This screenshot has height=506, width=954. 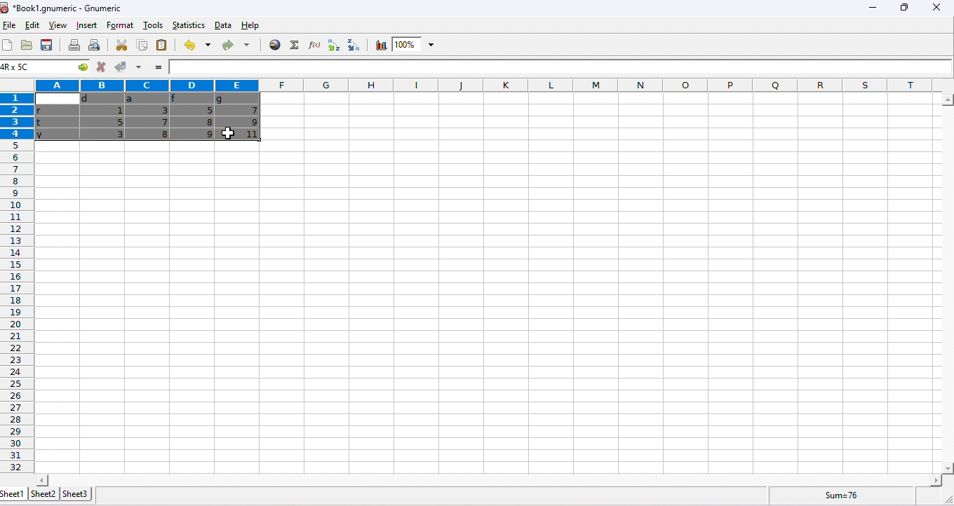 What do you see at coordinates (152, 26) in the screenshot?
I see `tools` at bounding box center [152, 26].